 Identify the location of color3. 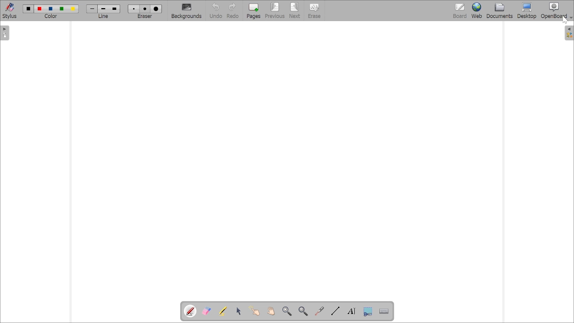
(50, 9).